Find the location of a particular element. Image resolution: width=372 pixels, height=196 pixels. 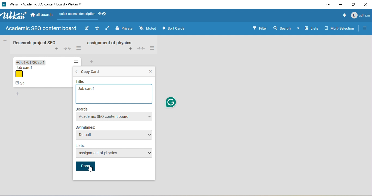

all boards is located at coordinates (42, 15).